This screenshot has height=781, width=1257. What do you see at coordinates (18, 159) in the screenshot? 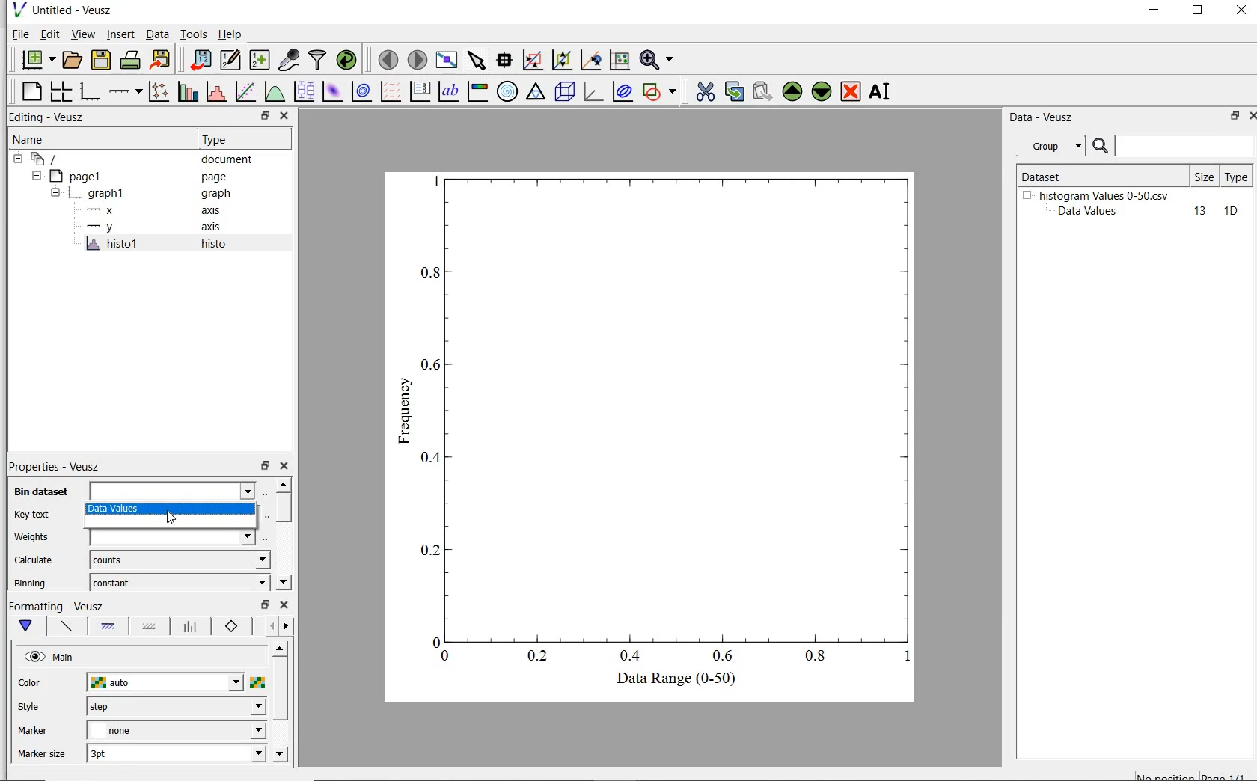
I see `hide` at bounding box center [18, 159].